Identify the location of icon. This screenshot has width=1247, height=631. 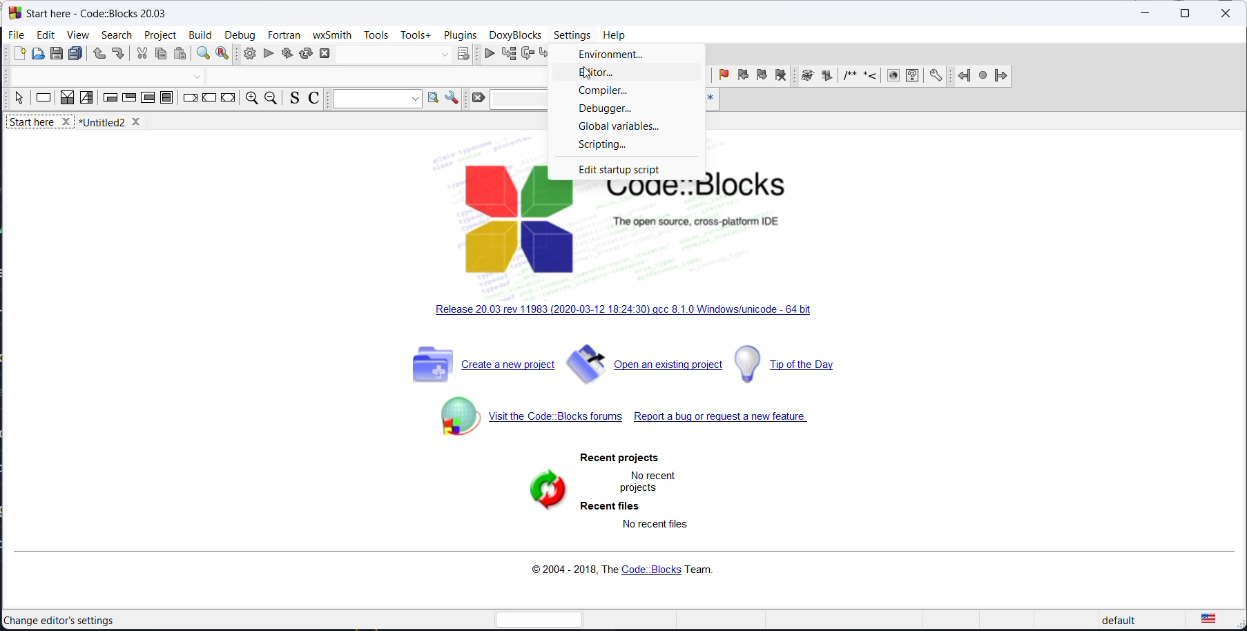
(848, 77).